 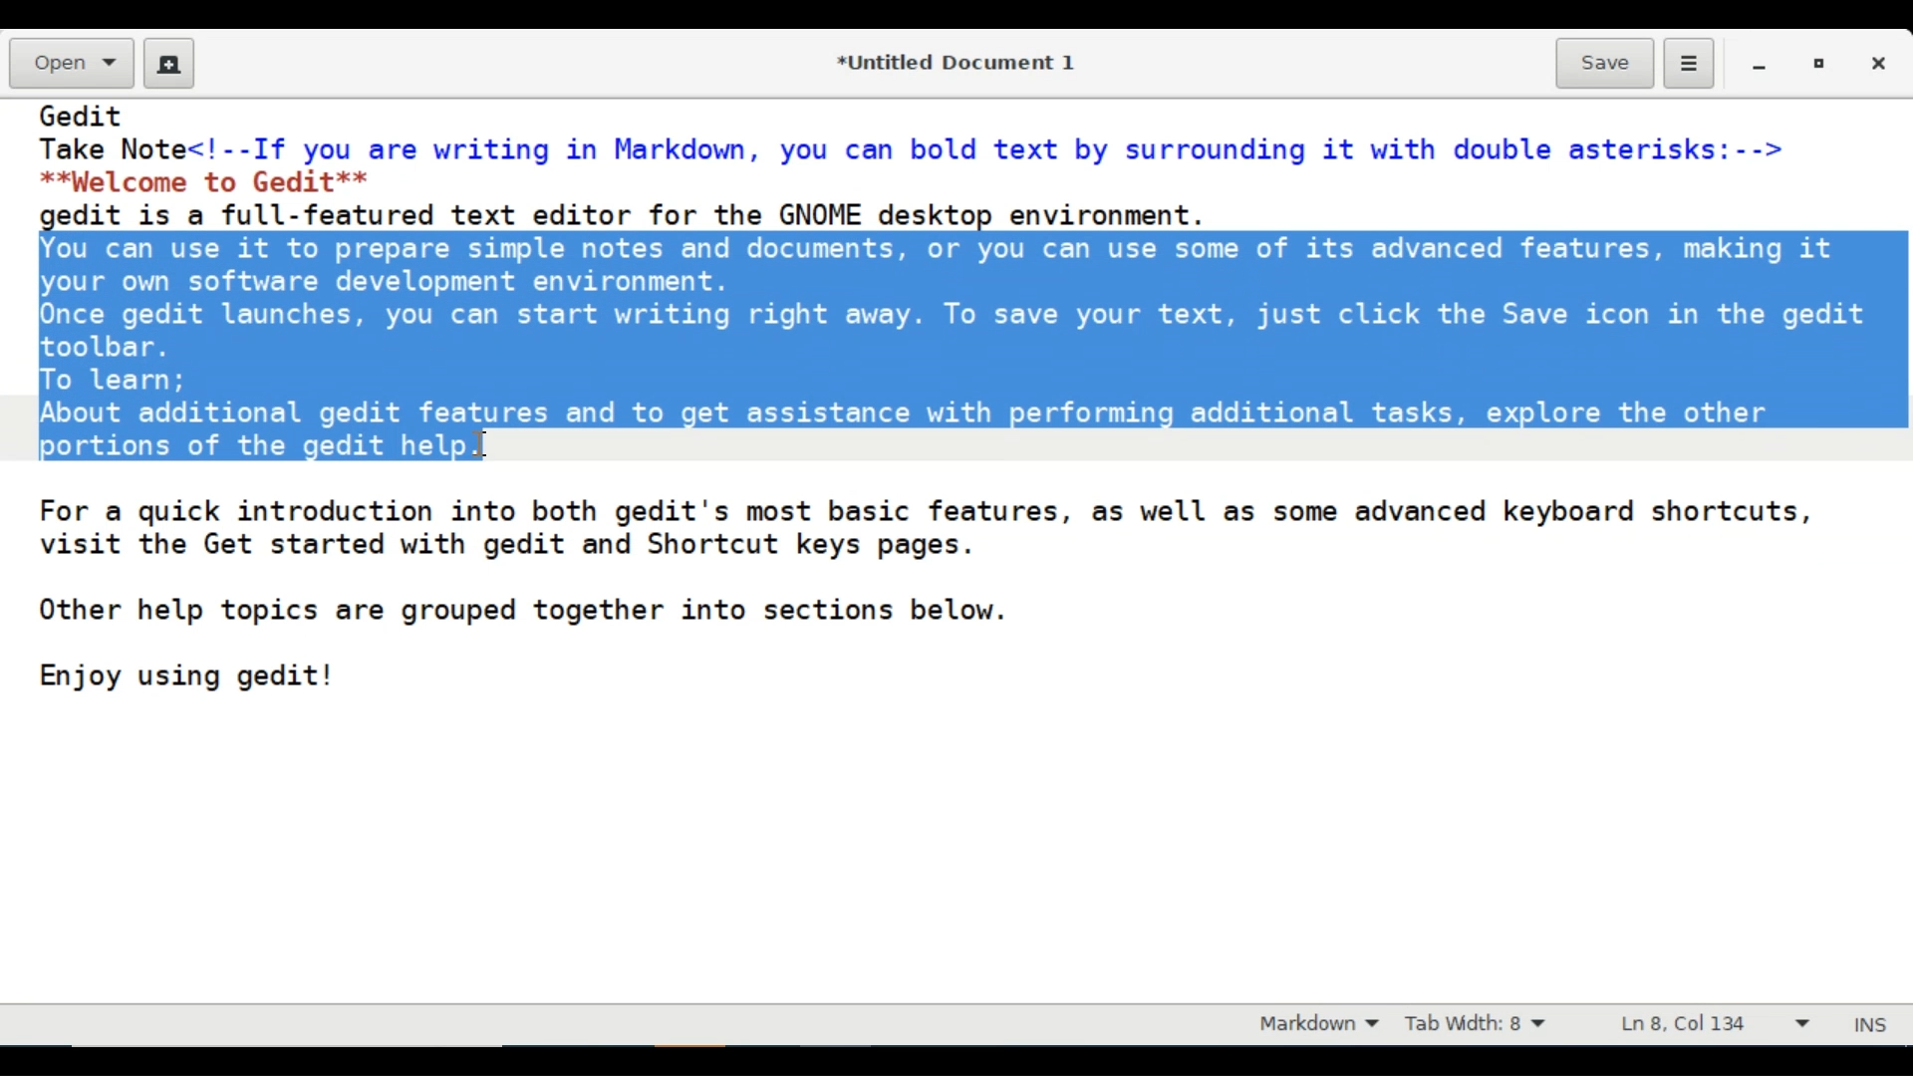 I want to click on Insert Mode, so click(x=1874, y=1021).